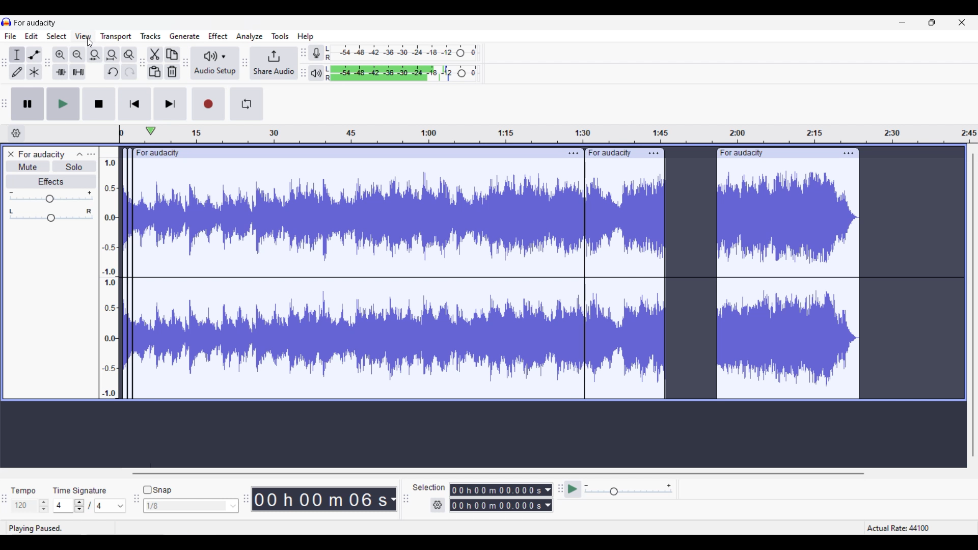 The image size is (978, 550). What do you see at coordinates (438, 505) in the screenshot?
I see `Selection settings` at bounding box center [438, 505].